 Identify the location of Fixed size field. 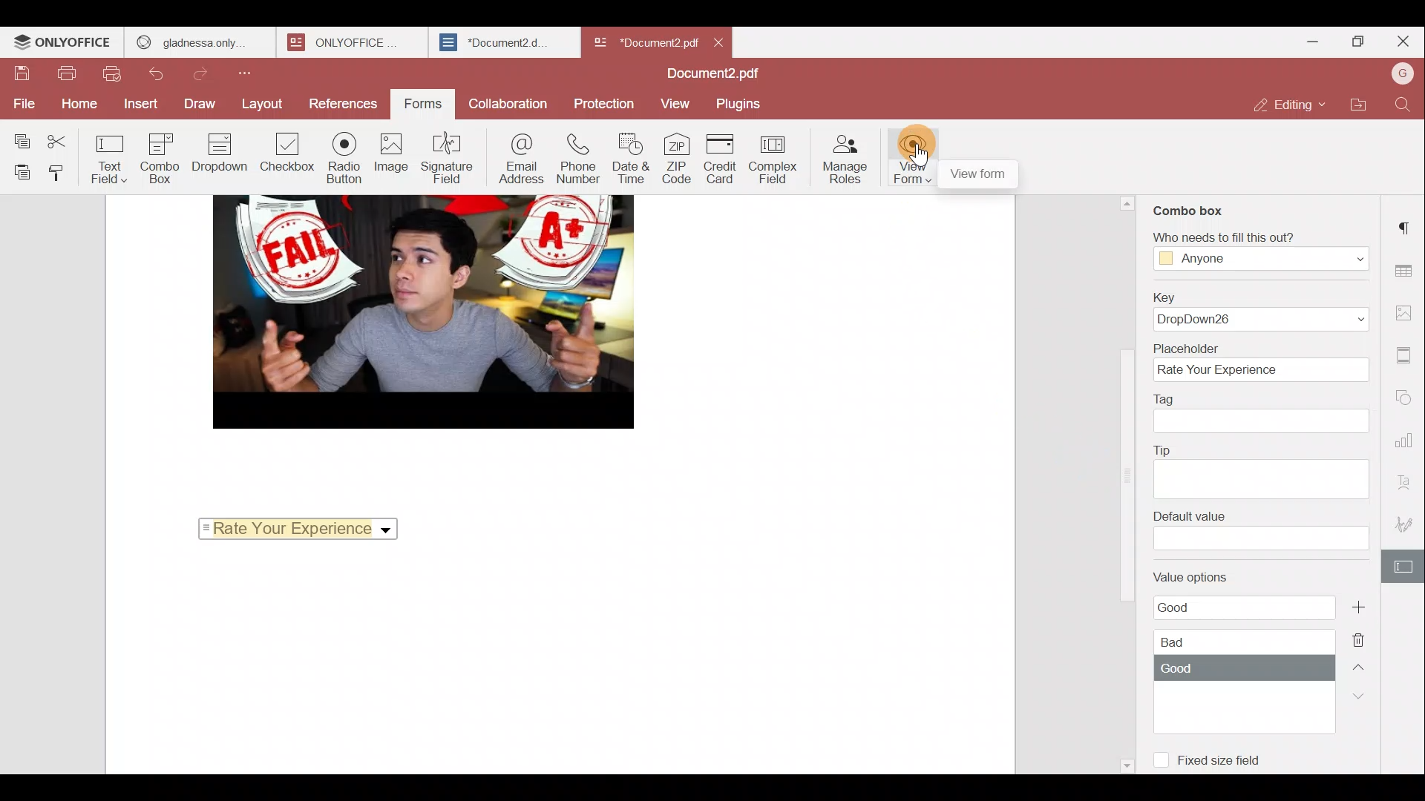
(1210, 756).